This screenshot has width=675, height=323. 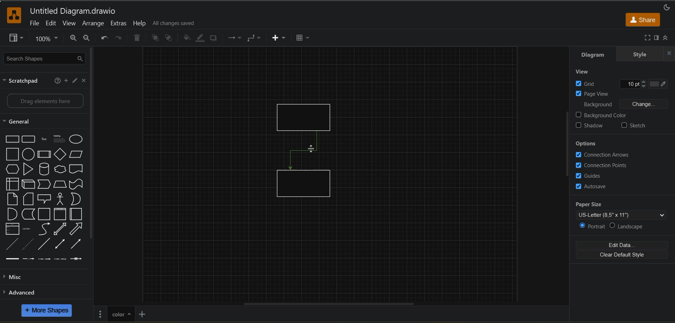 What do you see at coordinates (587, 144) in the screenshot?
I see `options` at bounding box center [587, 144].